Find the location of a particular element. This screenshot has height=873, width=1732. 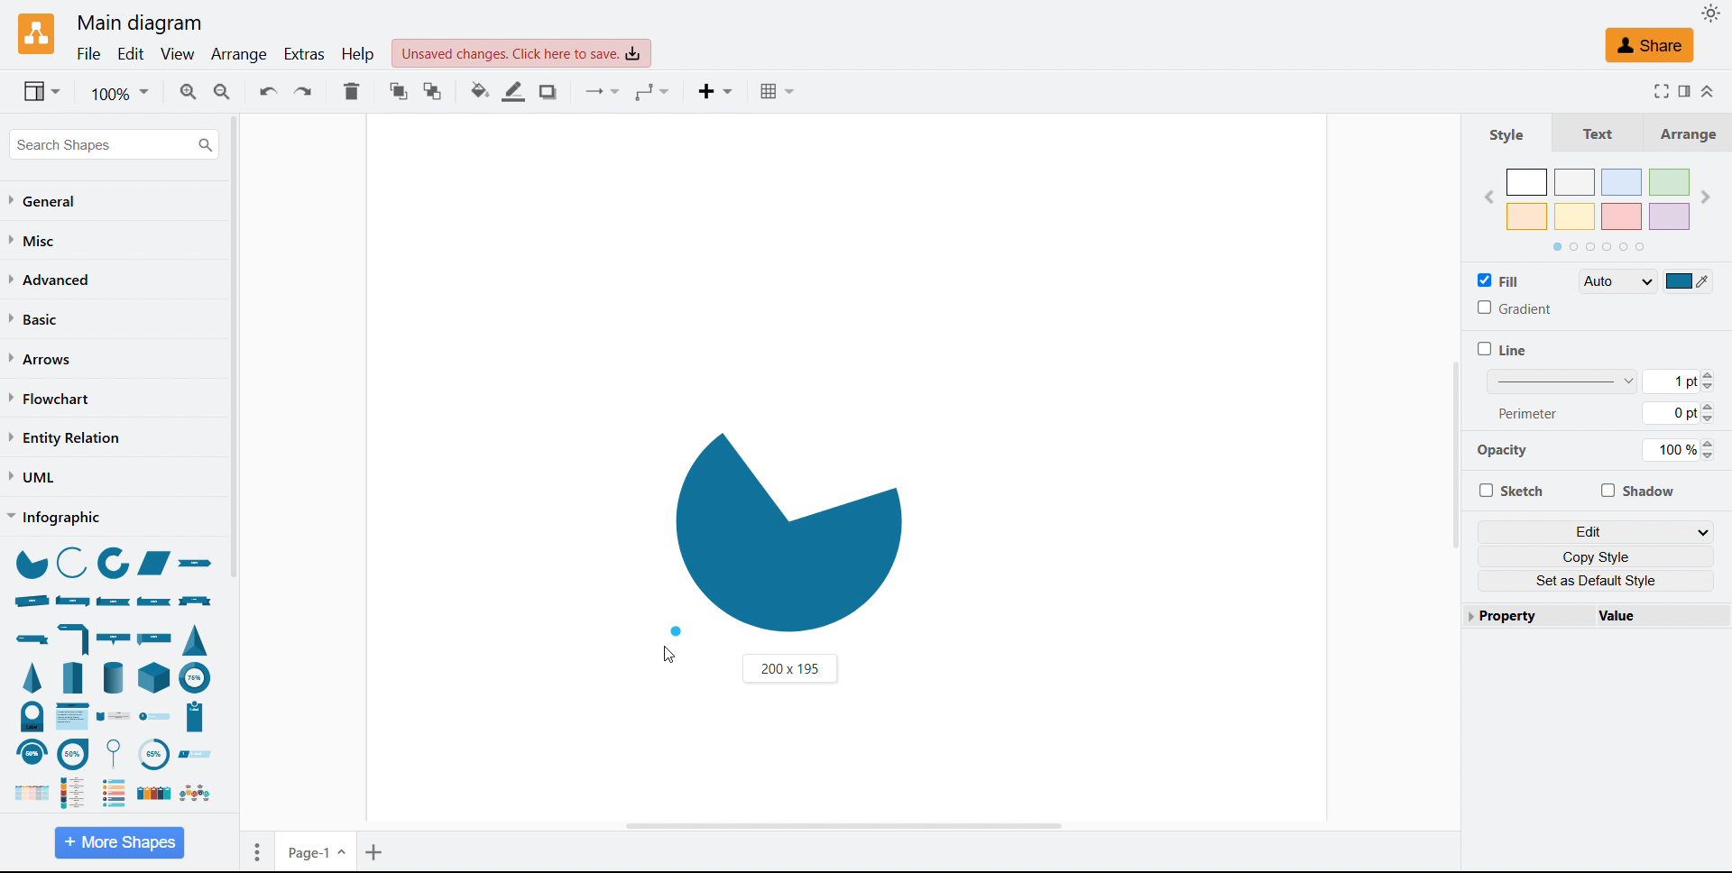

Page options  is located at coordinates (257, 852).